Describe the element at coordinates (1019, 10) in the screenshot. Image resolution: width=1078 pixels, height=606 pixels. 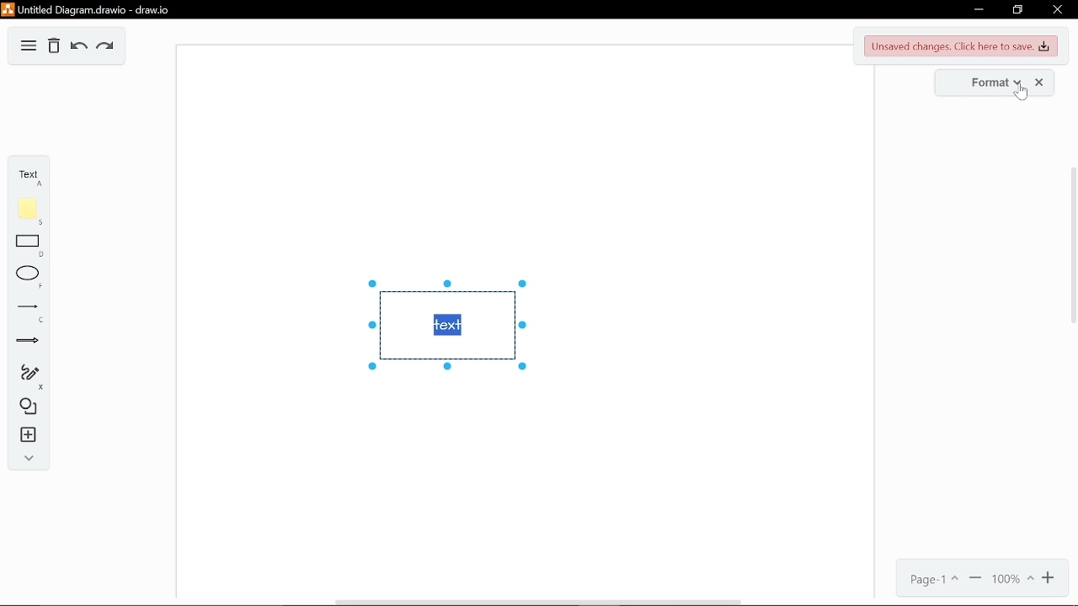
I see `restore down` at that location.